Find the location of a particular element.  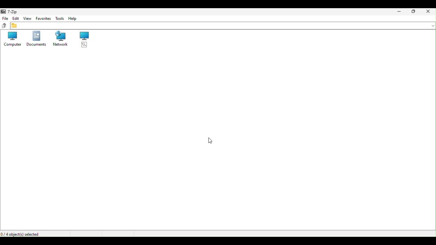

Minimise is located at coordinates (399, 12).